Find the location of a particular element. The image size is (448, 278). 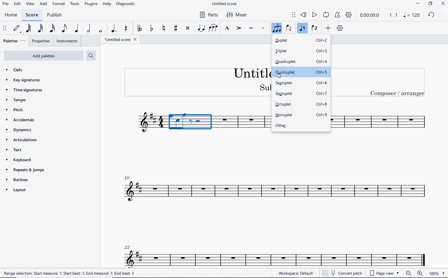

TOGGLE FLAT is located at coordinates (152, 28).